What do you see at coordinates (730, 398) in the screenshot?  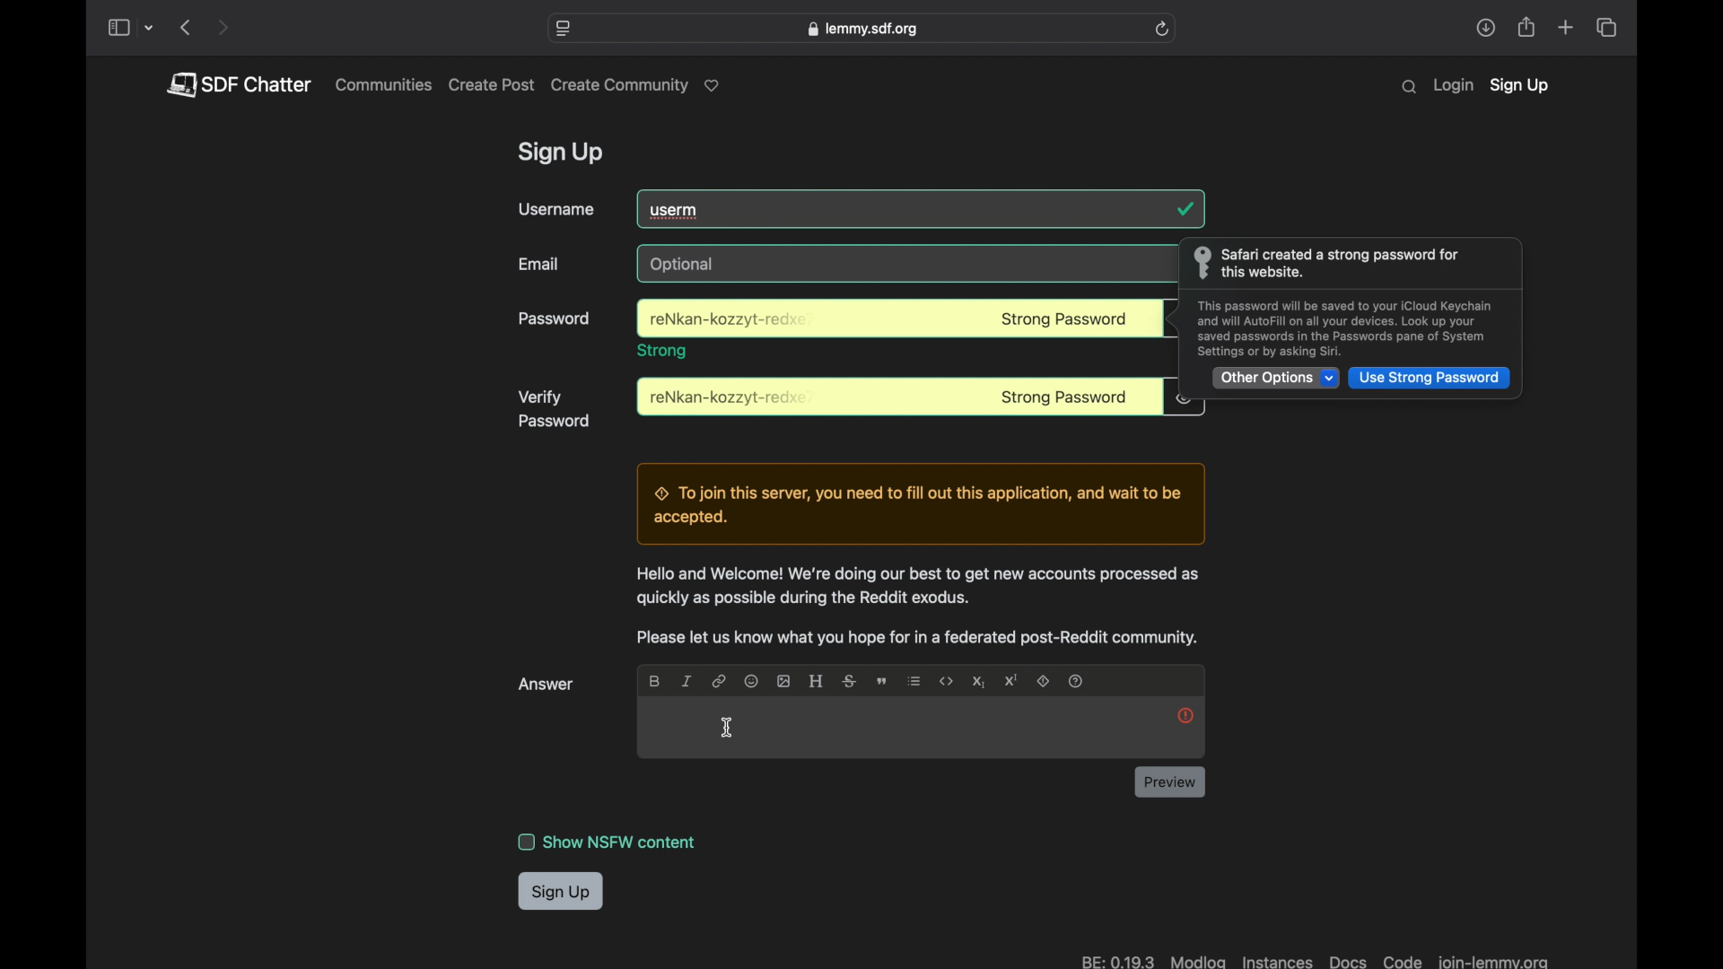 I see `password` at bounding box center [730, 398].